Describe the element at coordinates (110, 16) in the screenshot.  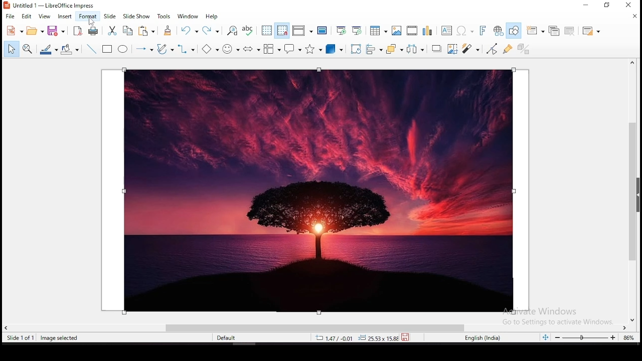
I see `slide` at that location.